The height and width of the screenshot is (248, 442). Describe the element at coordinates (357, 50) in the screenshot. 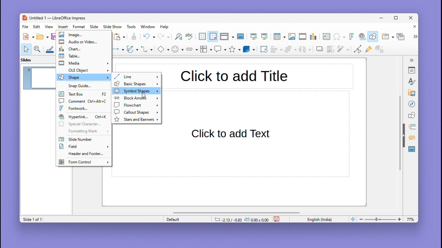

I see `Toggle point` at that location.